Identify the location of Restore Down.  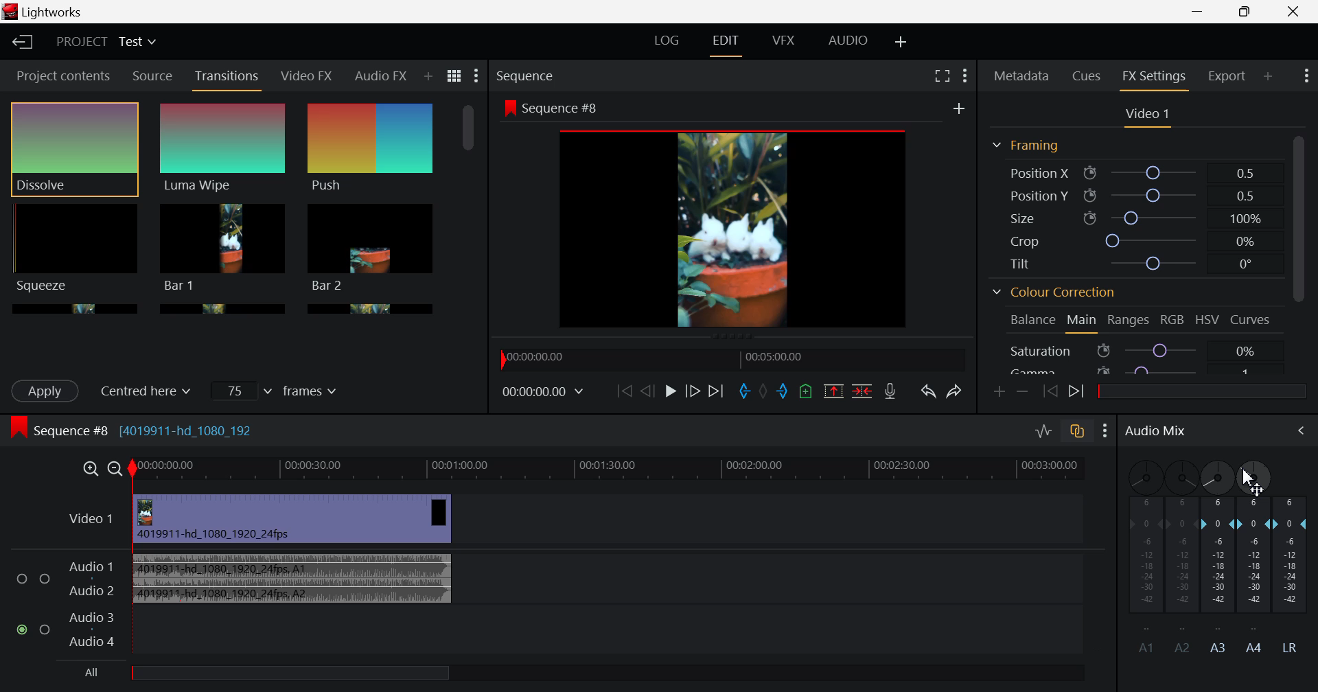
(1198, 12).